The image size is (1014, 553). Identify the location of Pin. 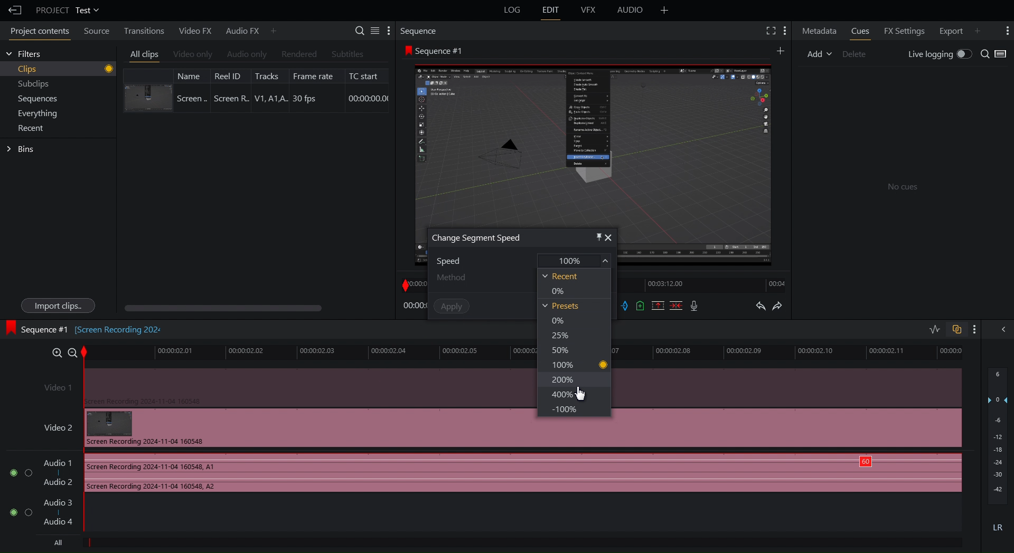
(590, 236).